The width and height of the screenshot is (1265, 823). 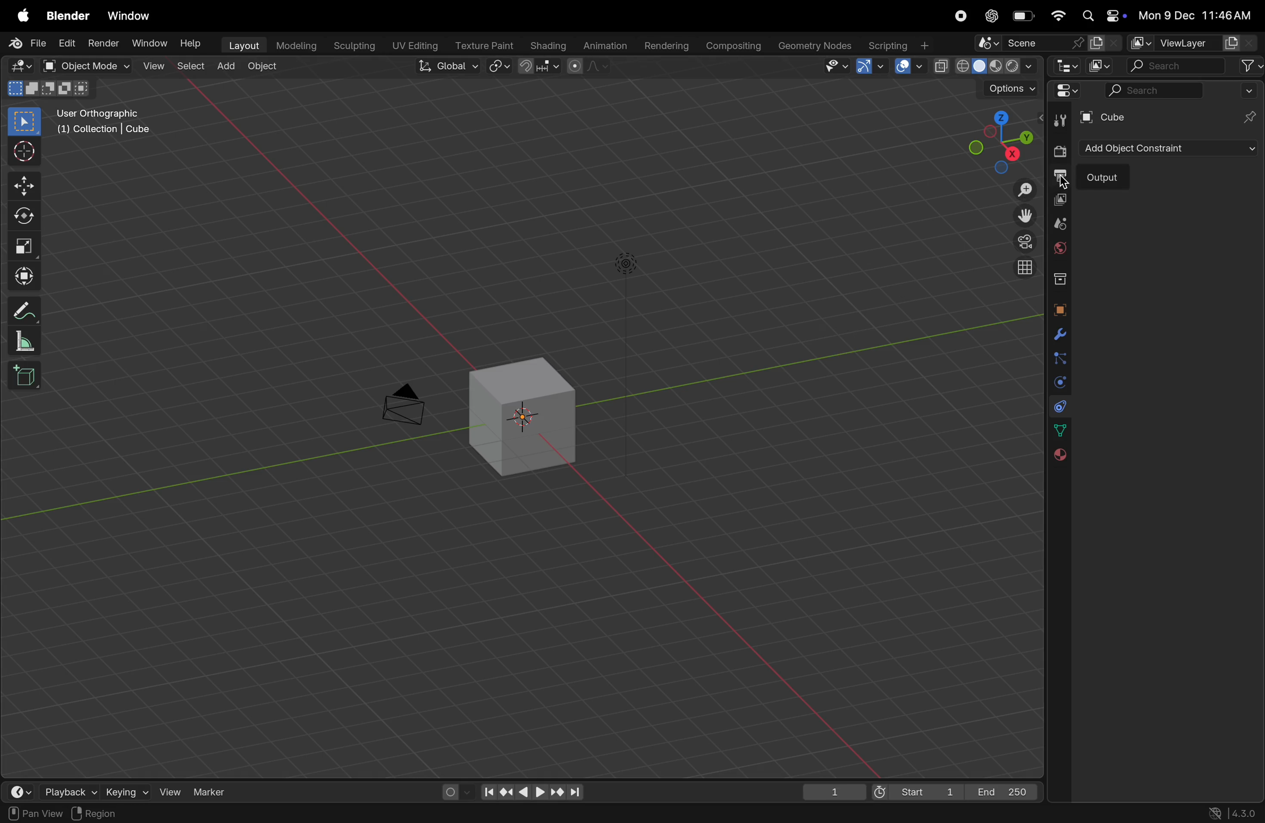 I want to click on show gimzo, so click(x=869, y=66).